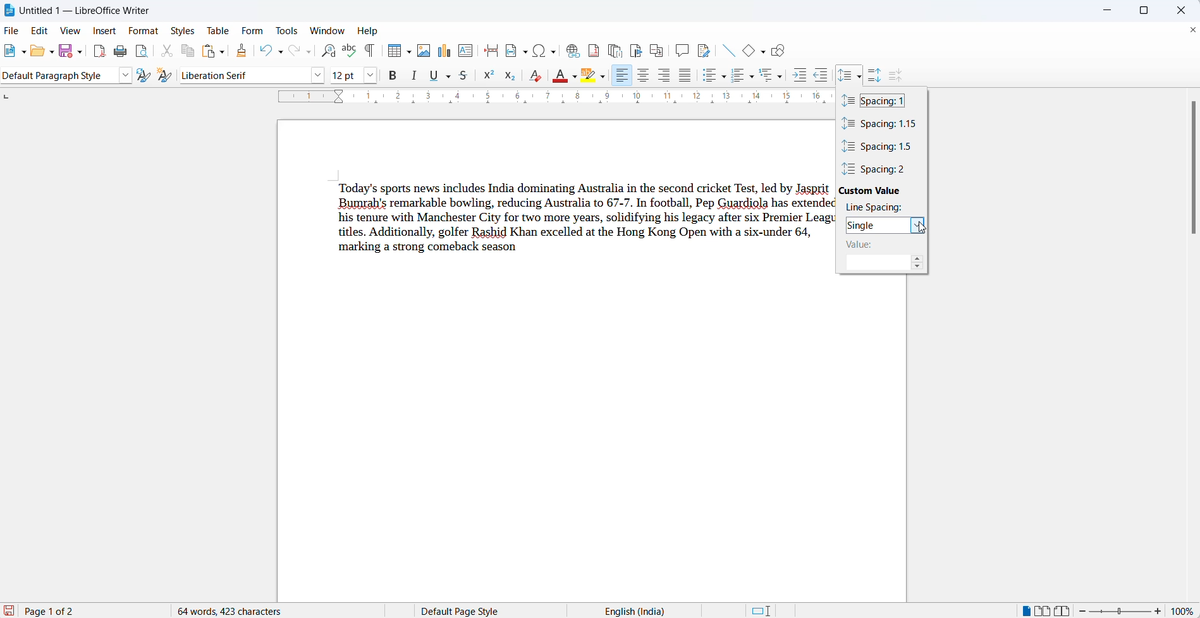 This screenshot has width=1200, height=618. I want to click on file title, so click(89, 8).